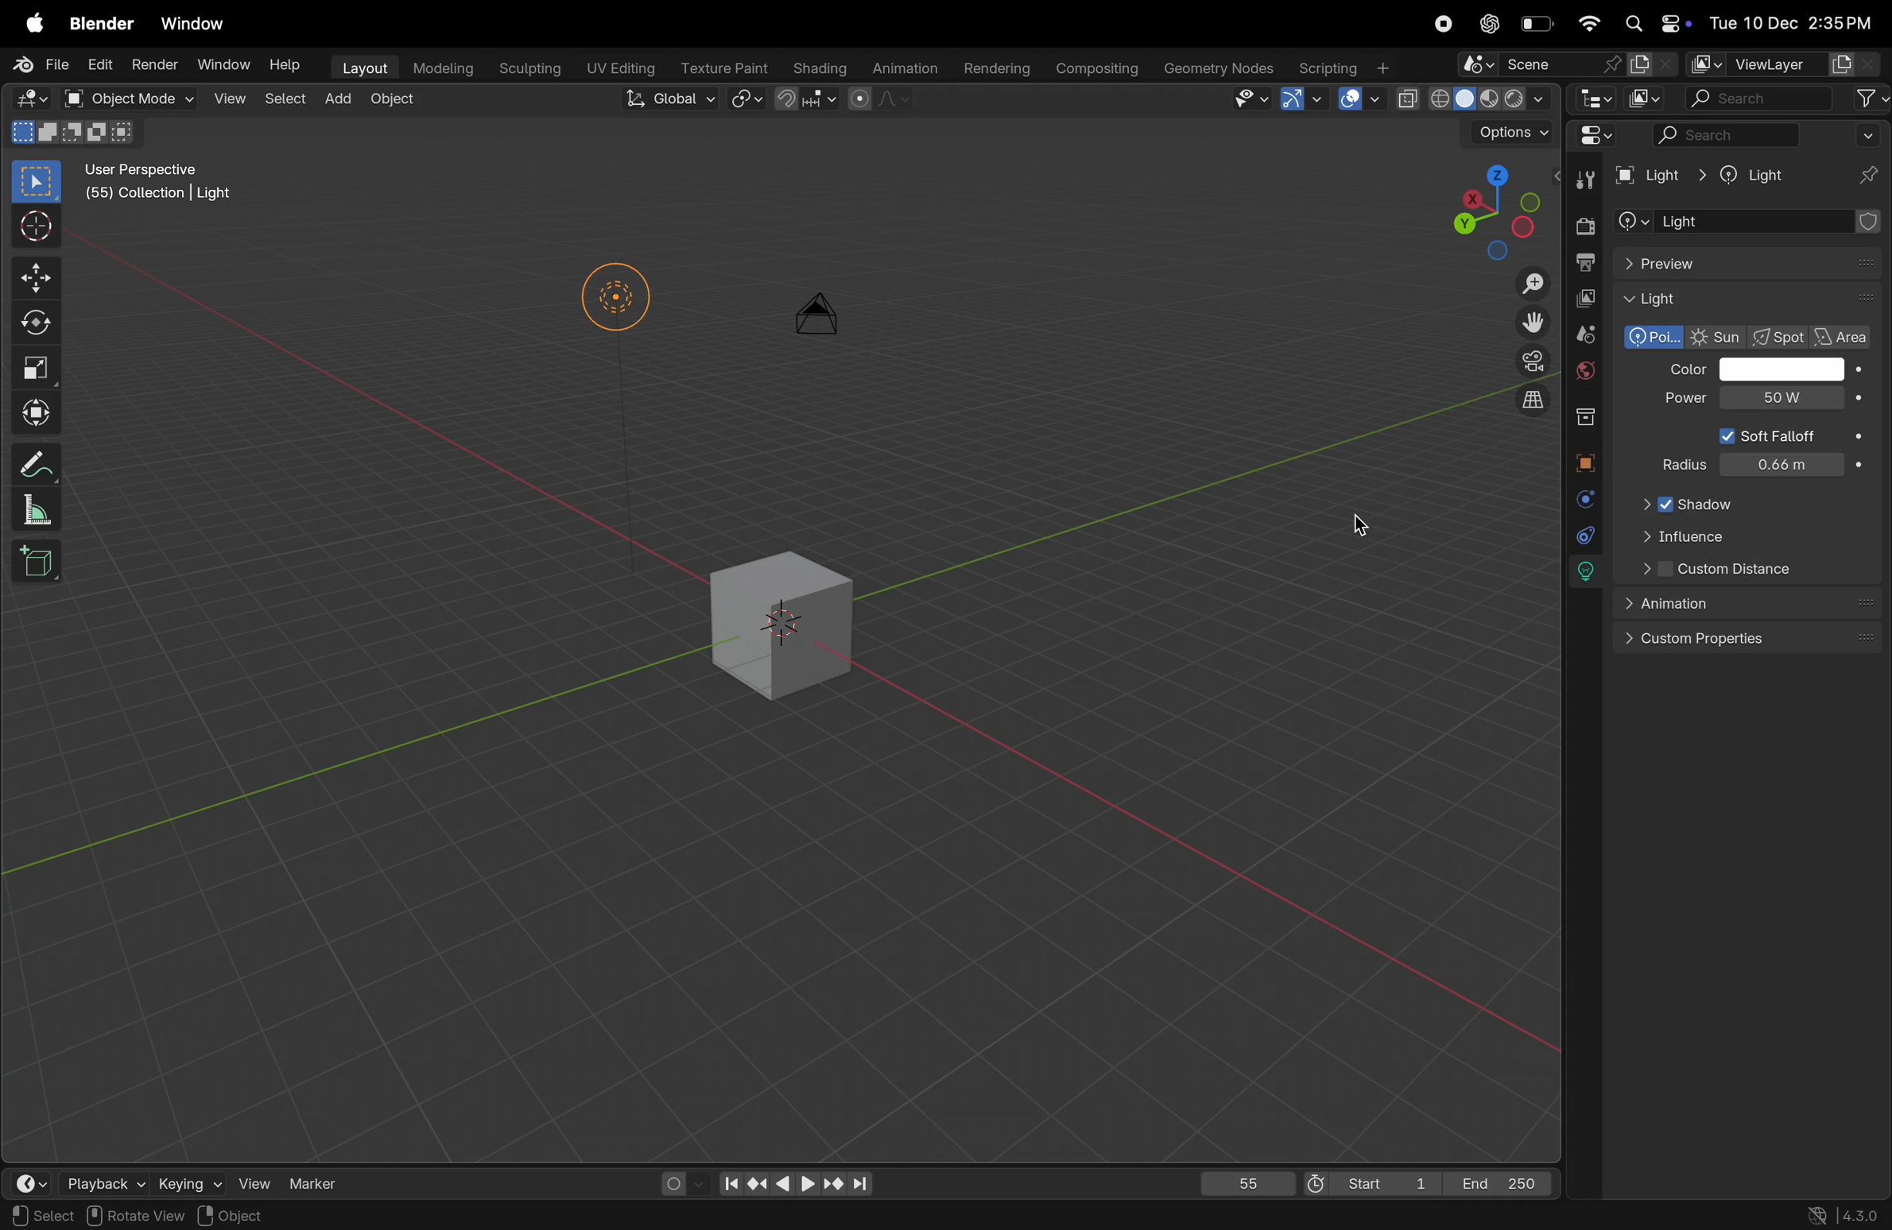  I want to click on transform, so click(38, 416).